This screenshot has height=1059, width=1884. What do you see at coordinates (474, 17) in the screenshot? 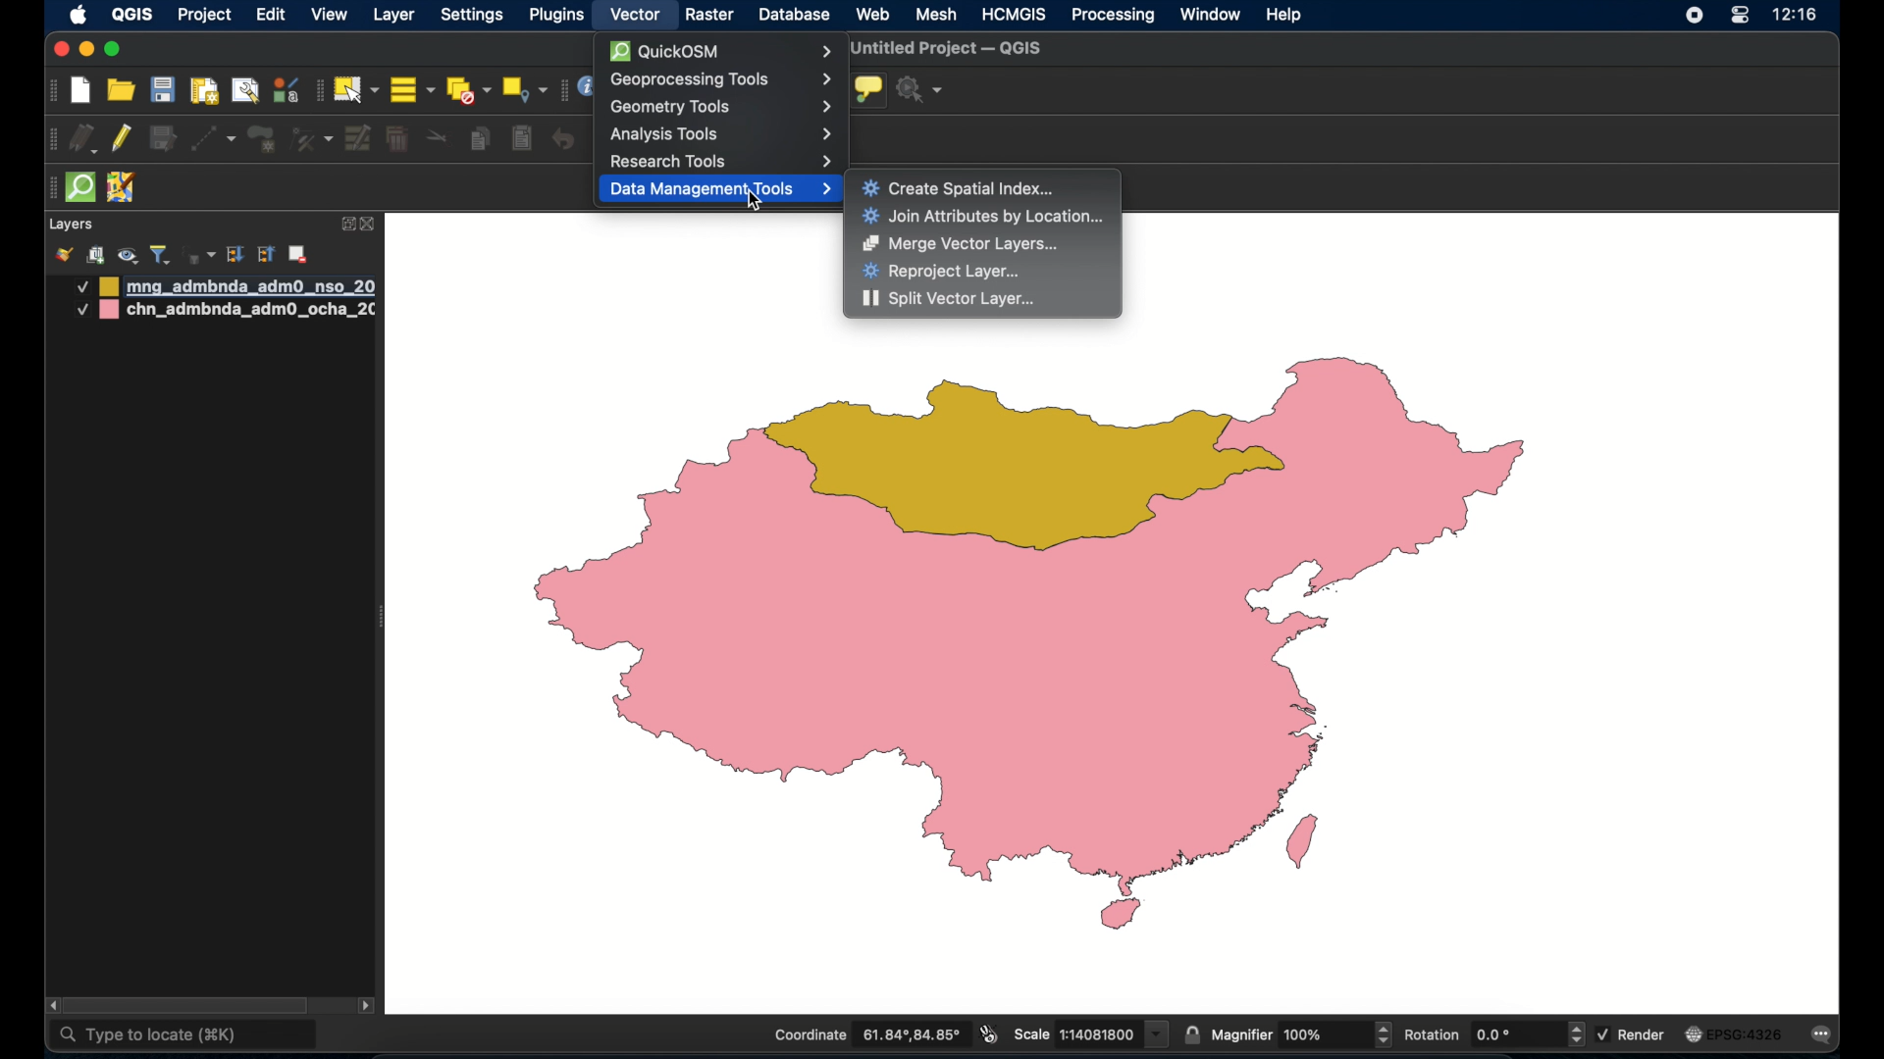
I see `settings` at bounding box center [474, 17].